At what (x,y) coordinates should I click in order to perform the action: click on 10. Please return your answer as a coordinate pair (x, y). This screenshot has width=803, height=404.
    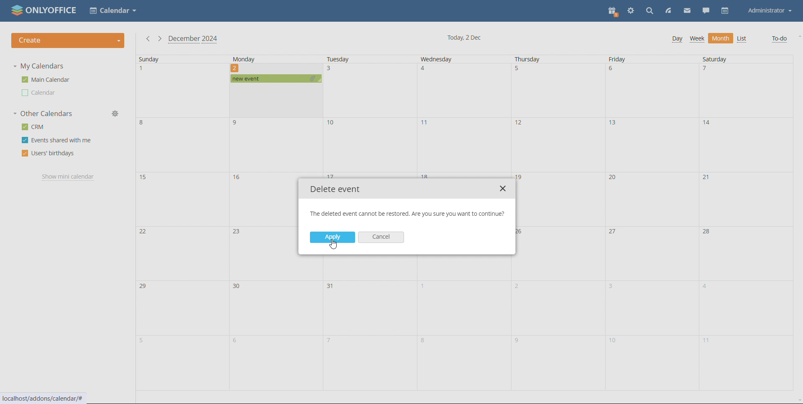
    Looking at the image, I should click on (333, 124).